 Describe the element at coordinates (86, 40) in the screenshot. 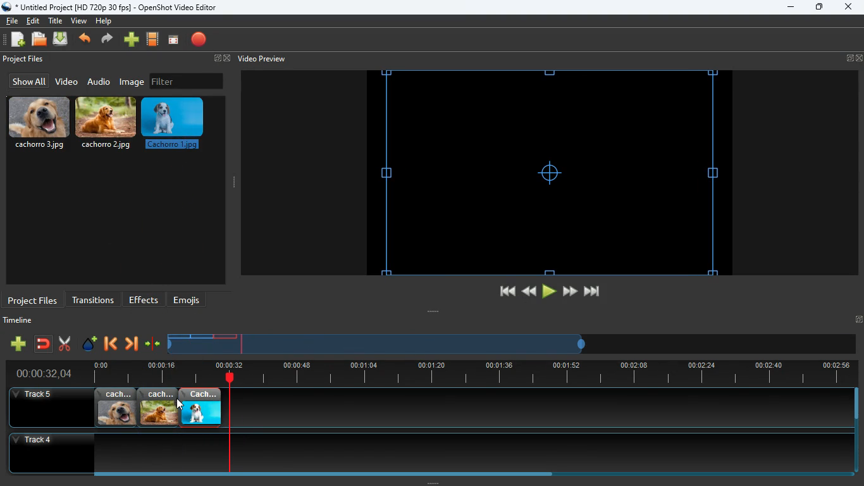

I see `back` at that location.